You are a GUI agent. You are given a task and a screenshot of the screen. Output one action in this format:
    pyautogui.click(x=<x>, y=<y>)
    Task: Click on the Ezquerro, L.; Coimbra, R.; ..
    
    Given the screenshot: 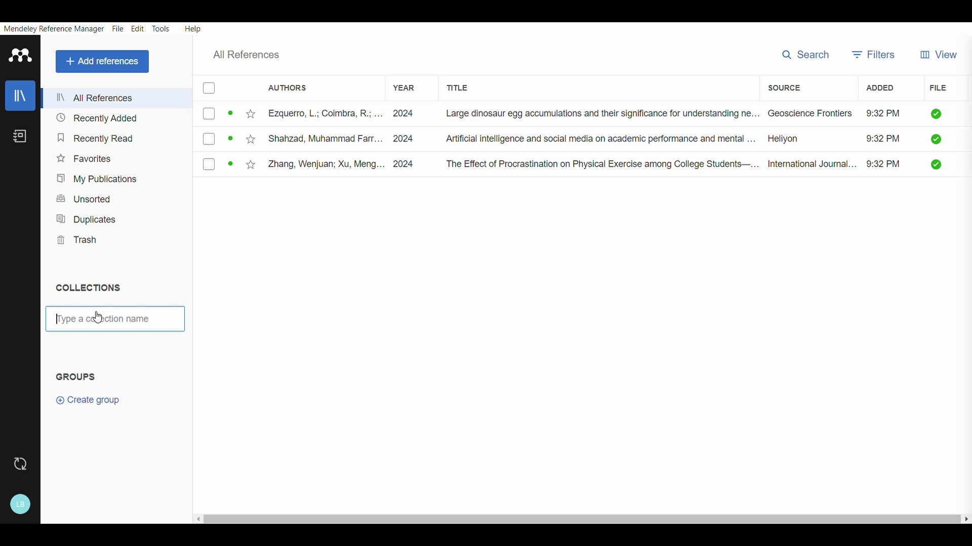 What is the action you would take?
    pyautogui.click(x=311, y=115)
    